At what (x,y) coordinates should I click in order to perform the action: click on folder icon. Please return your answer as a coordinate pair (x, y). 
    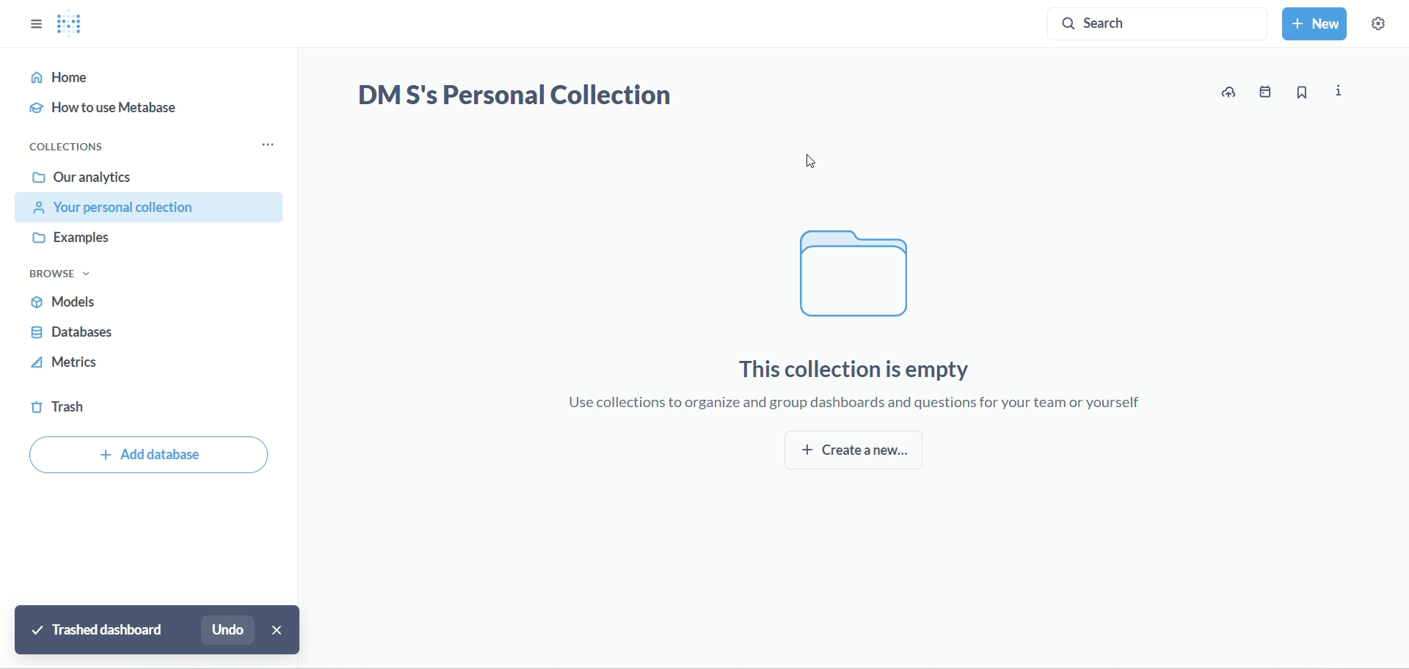
    Looking at the image, I should click on (851, 274).